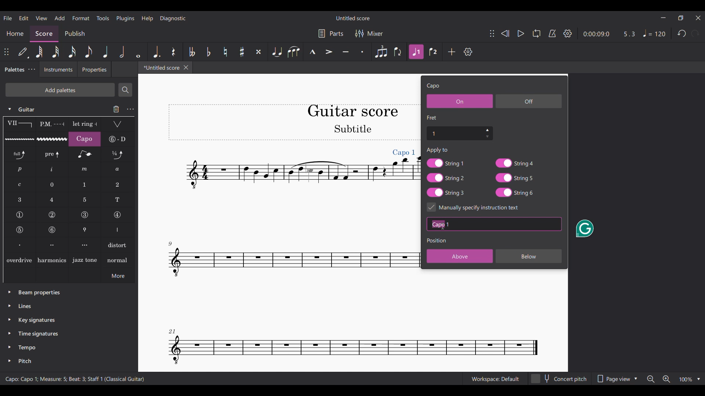  I want to click on Right hand fingering, first finger, so click(19, 245).